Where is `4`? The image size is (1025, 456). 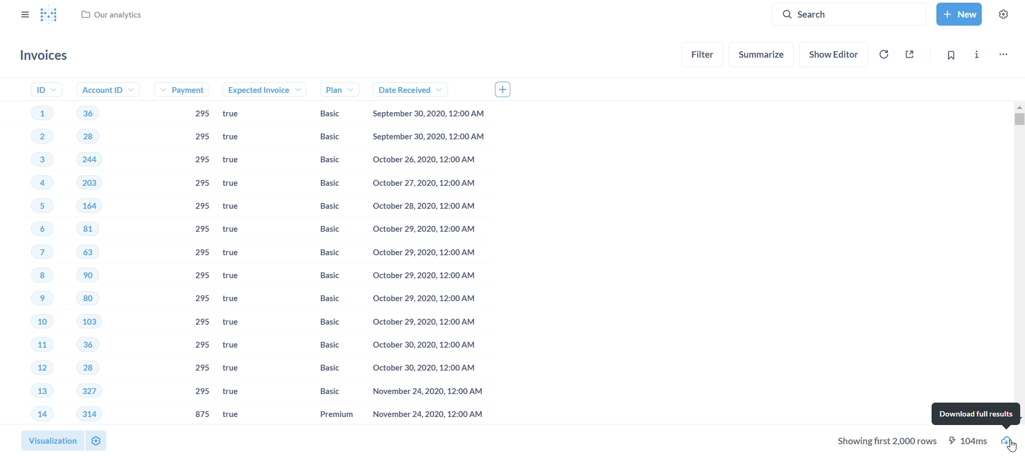
4 is located at coordinates (35, 184).